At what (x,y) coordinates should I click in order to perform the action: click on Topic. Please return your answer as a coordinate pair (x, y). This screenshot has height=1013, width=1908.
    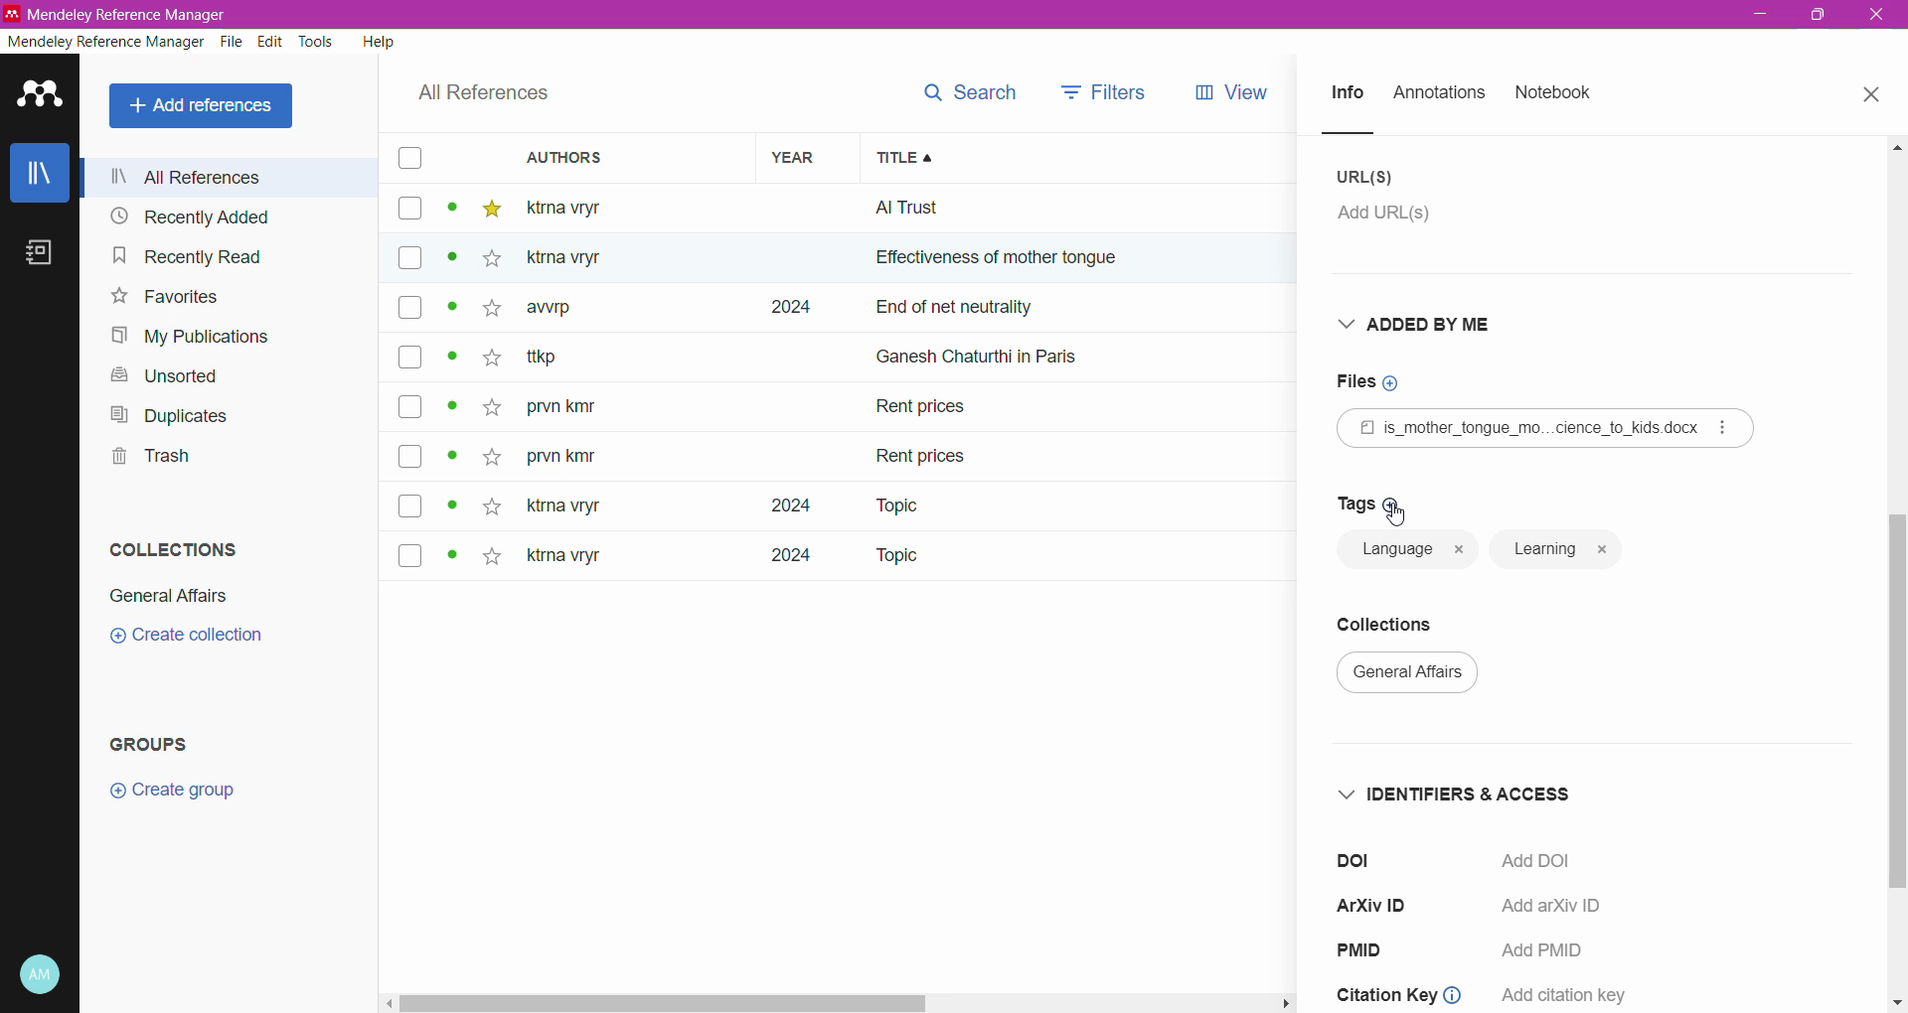
    Looking at the image, I should click on (894, 557).